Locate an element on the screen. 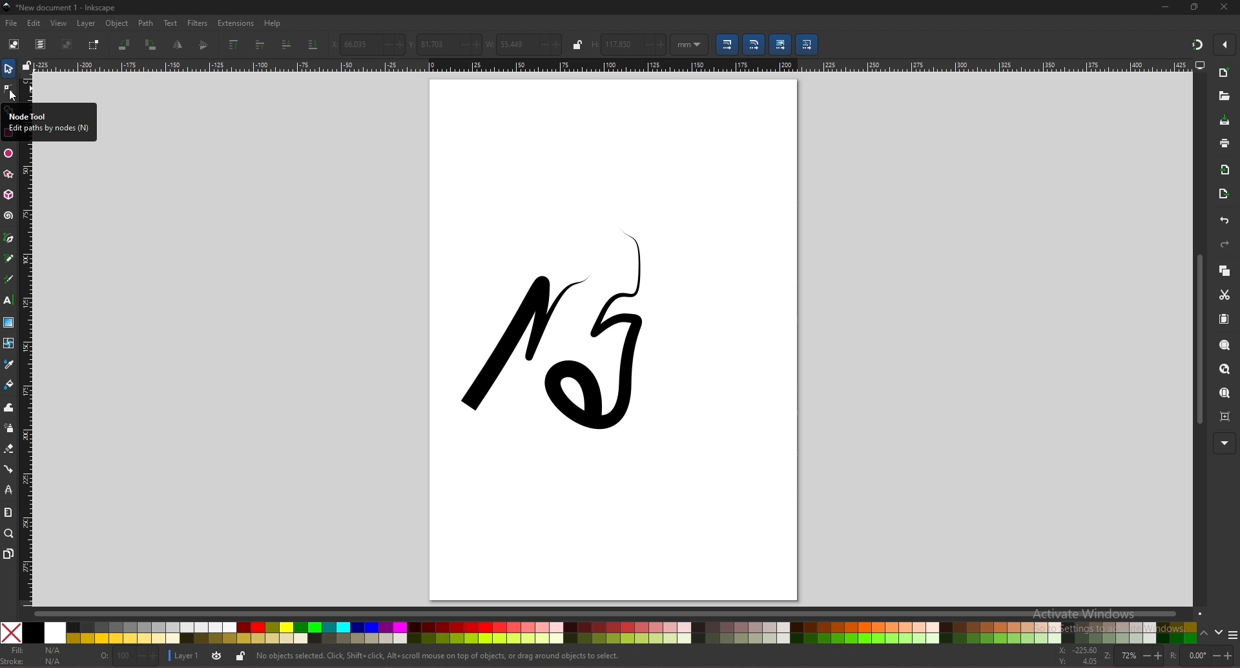 This screenshot has height=668, width=1240. cut is located at coordinates (1225, 295).